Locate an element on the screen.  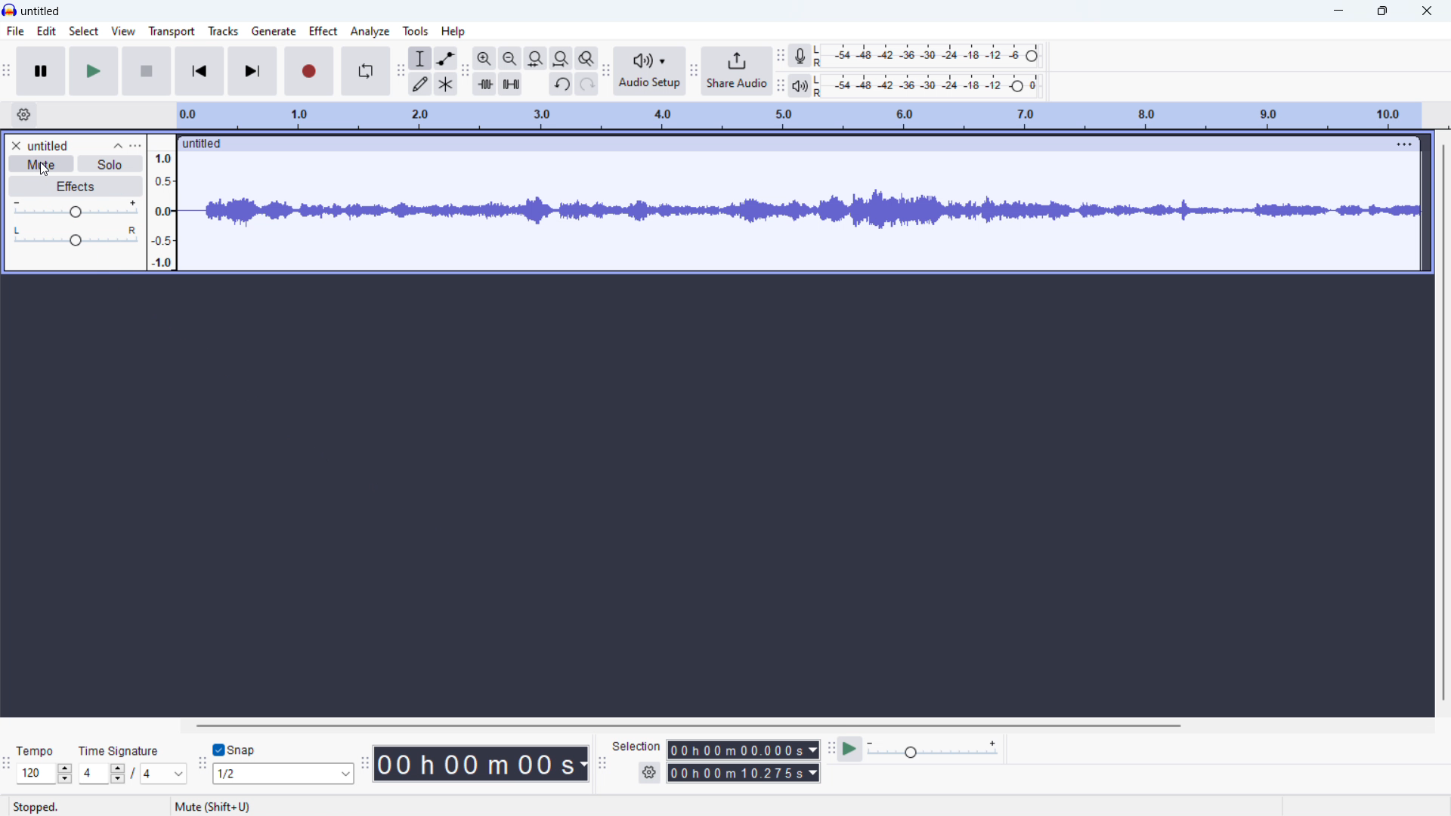
track options is located at coordinates (1396, 144).